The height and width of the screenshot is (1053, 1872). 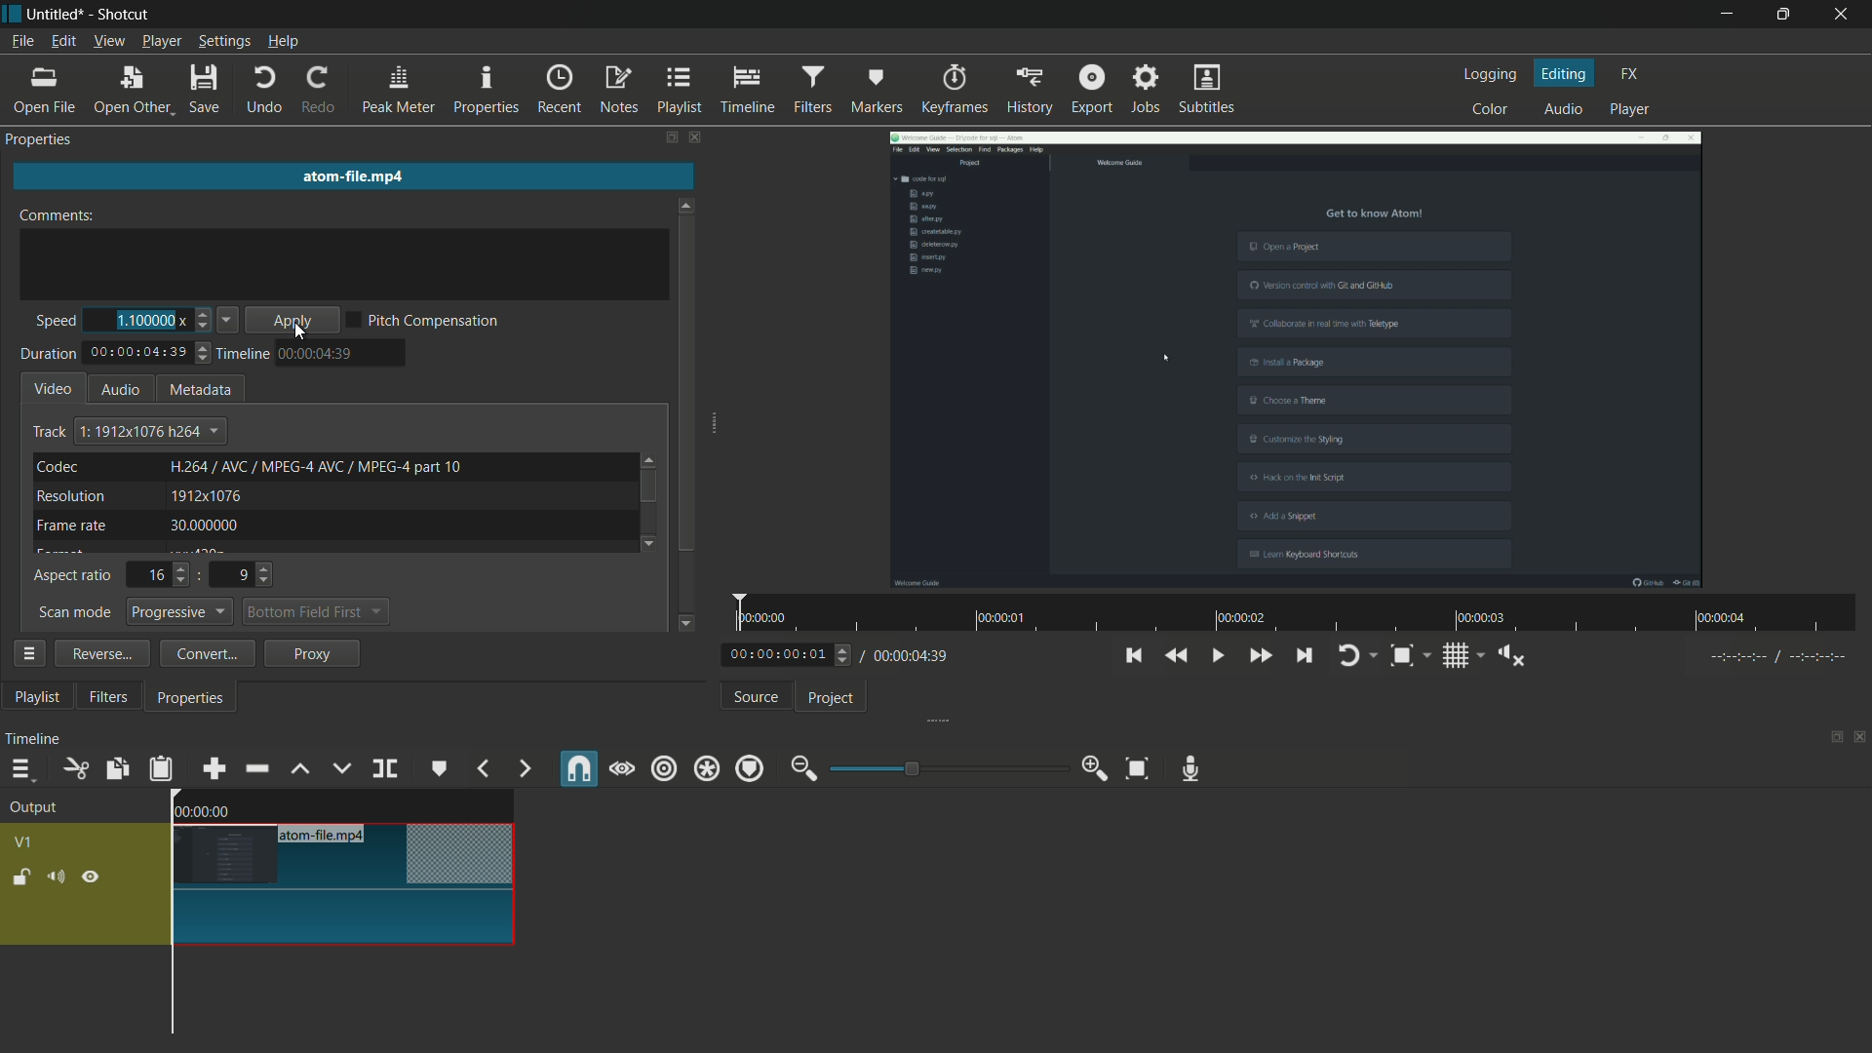 What do you see at coordinates (98, 652) in the screenshot?
I see `reverse` at bounding box center [98, 652].